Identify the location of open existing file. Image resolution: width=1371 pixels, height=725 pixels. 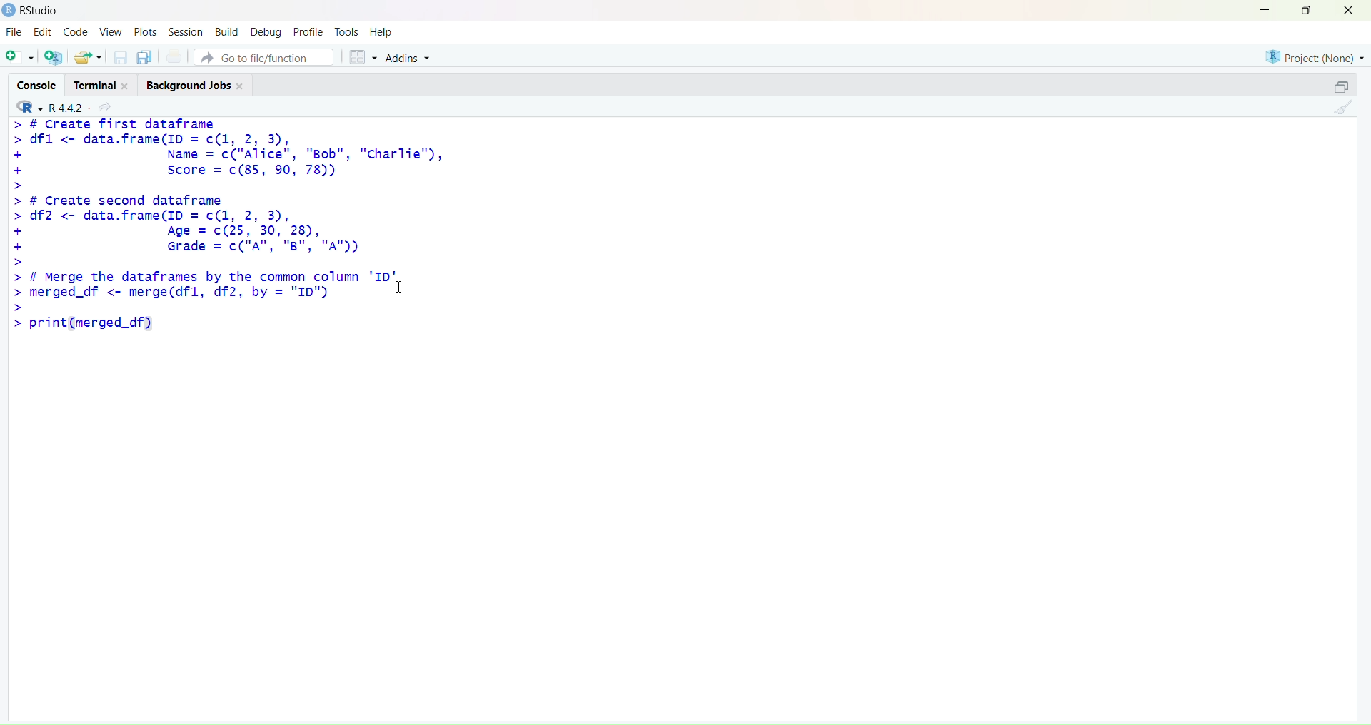
(90, 57).